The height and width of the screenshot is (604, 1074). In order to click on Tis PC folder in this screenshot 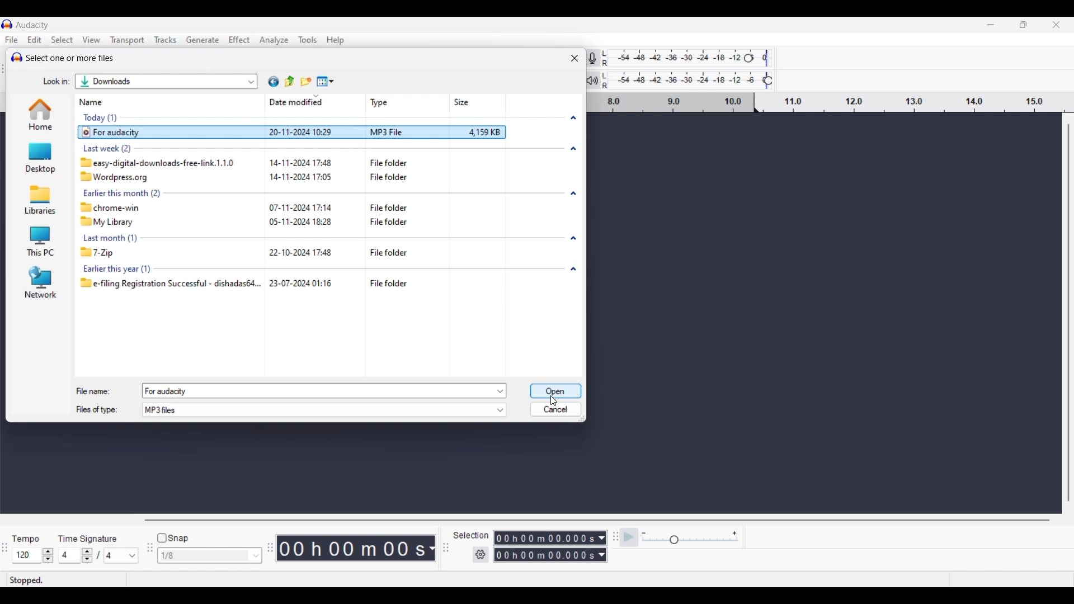, I will do `click(39, 242)`.